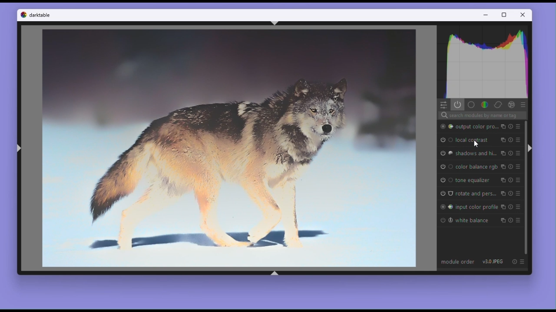 Image resolution: width=556 pixels, height=312 pixels. Describe the element at coordinates (511, 262) in the screenshot. I see `Reset` at that location.